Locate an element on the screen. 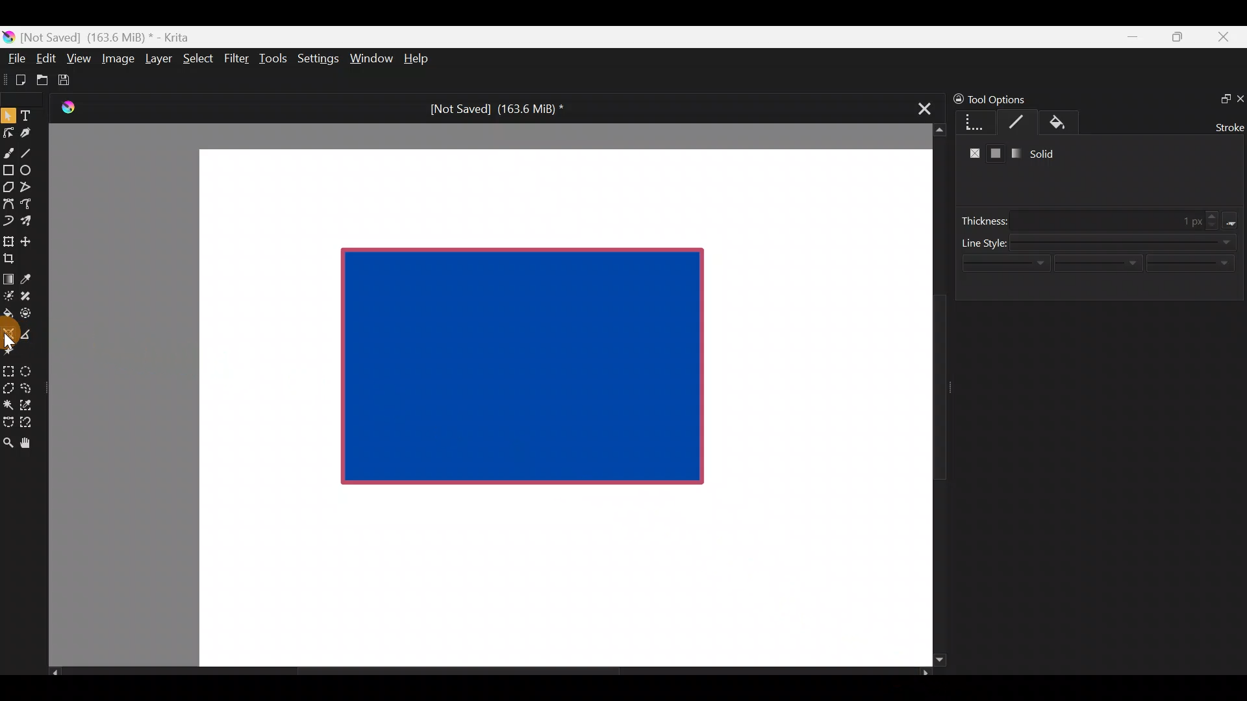 Image resolution: width=1247 pixels, height=701 pixels. Reference images tool is located at coordinates (12, 354).